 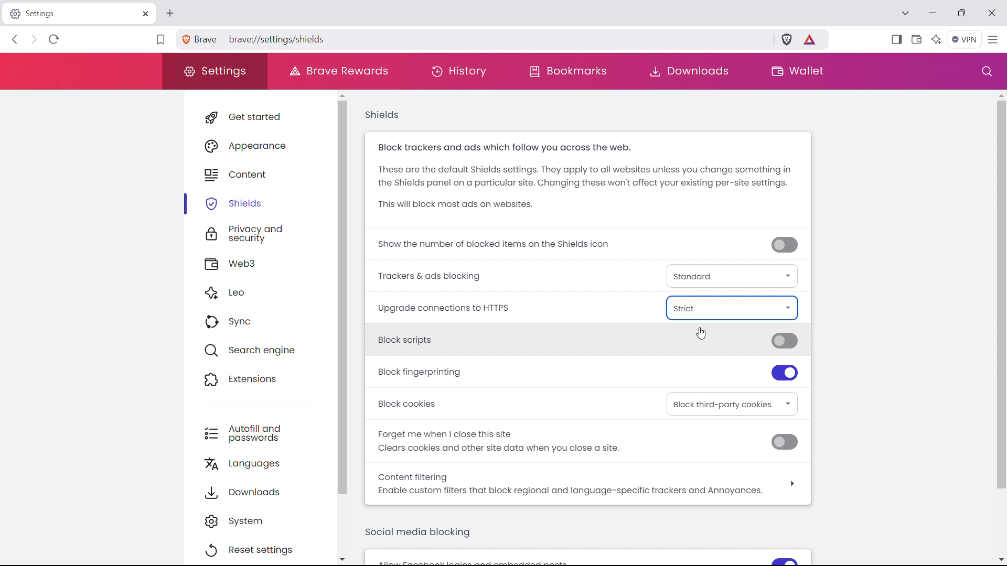 What do you see at coordinates (987, 71) in the screenshot?
I see `search` at bounding box center [987, 71].